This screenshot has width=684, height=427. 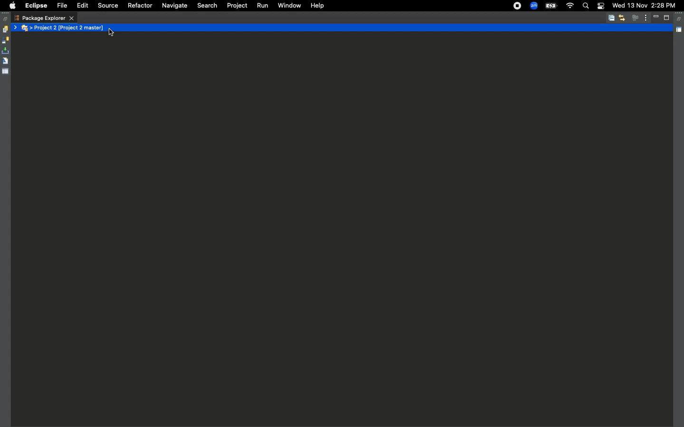 What do you see at coordinates (551, 7) in the screenshot?
I see `Charge` at bounding box center [551, 7].